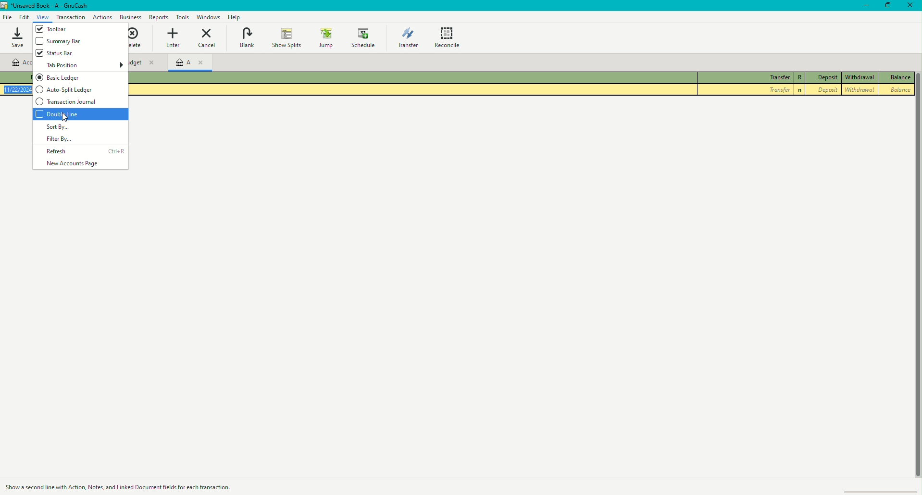  Describe the element at coordinates (7, 16) in the screenshot. I see `File` at that location.